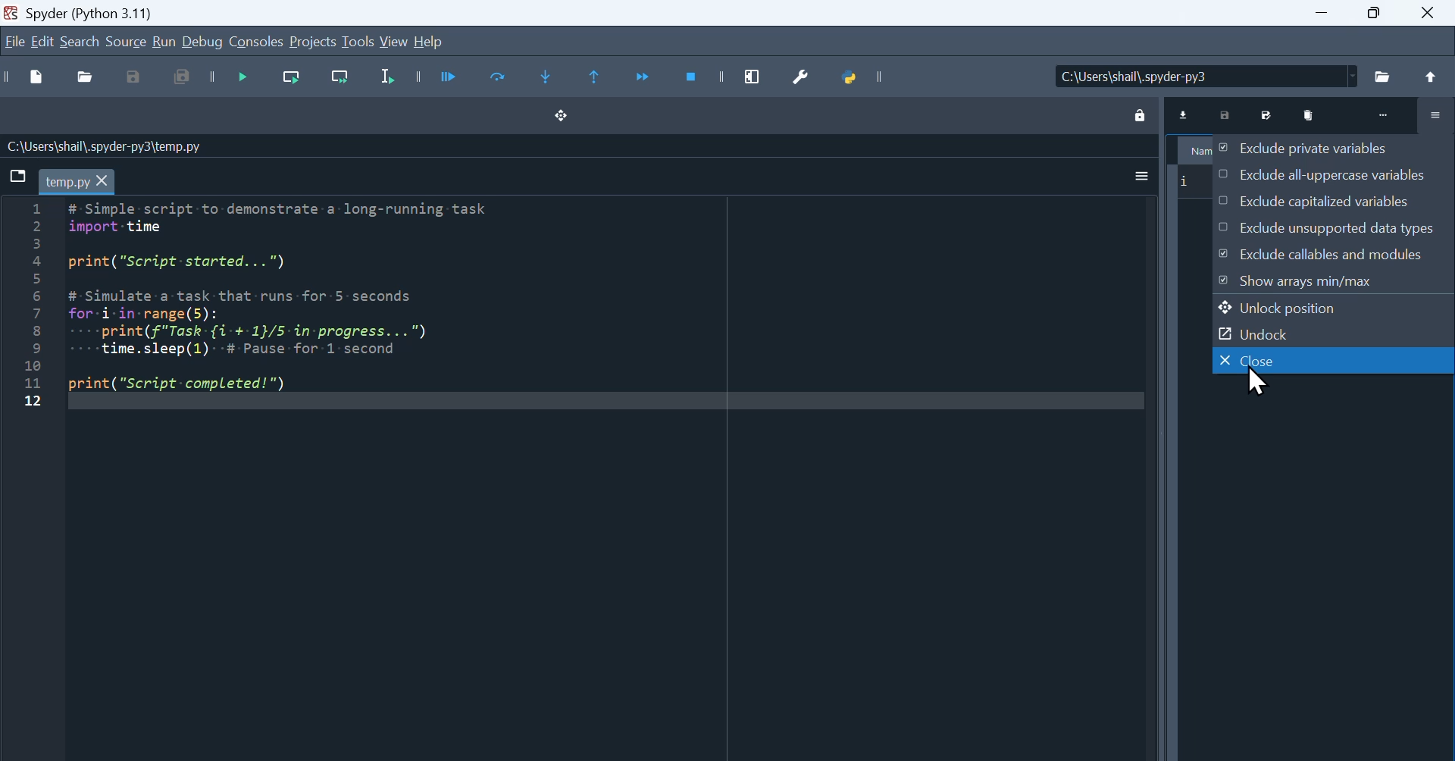  What do you see at coordinates (753, 79) in the screenshot?
I see `maximize current window` at bounding box center [753, 79].